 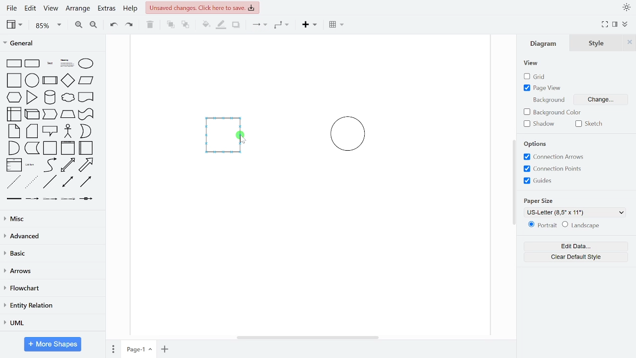 I want to click on shadow, so click(x=237, y=25).